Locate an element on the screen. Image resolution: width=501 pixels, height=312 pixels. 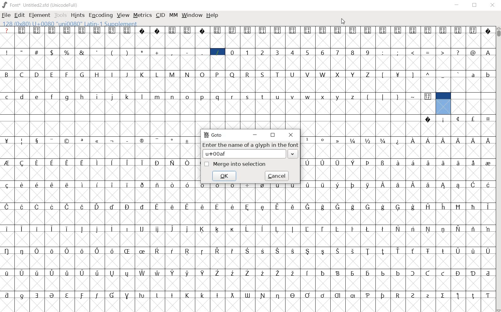
Symbol is located at coordinates (232, 295).